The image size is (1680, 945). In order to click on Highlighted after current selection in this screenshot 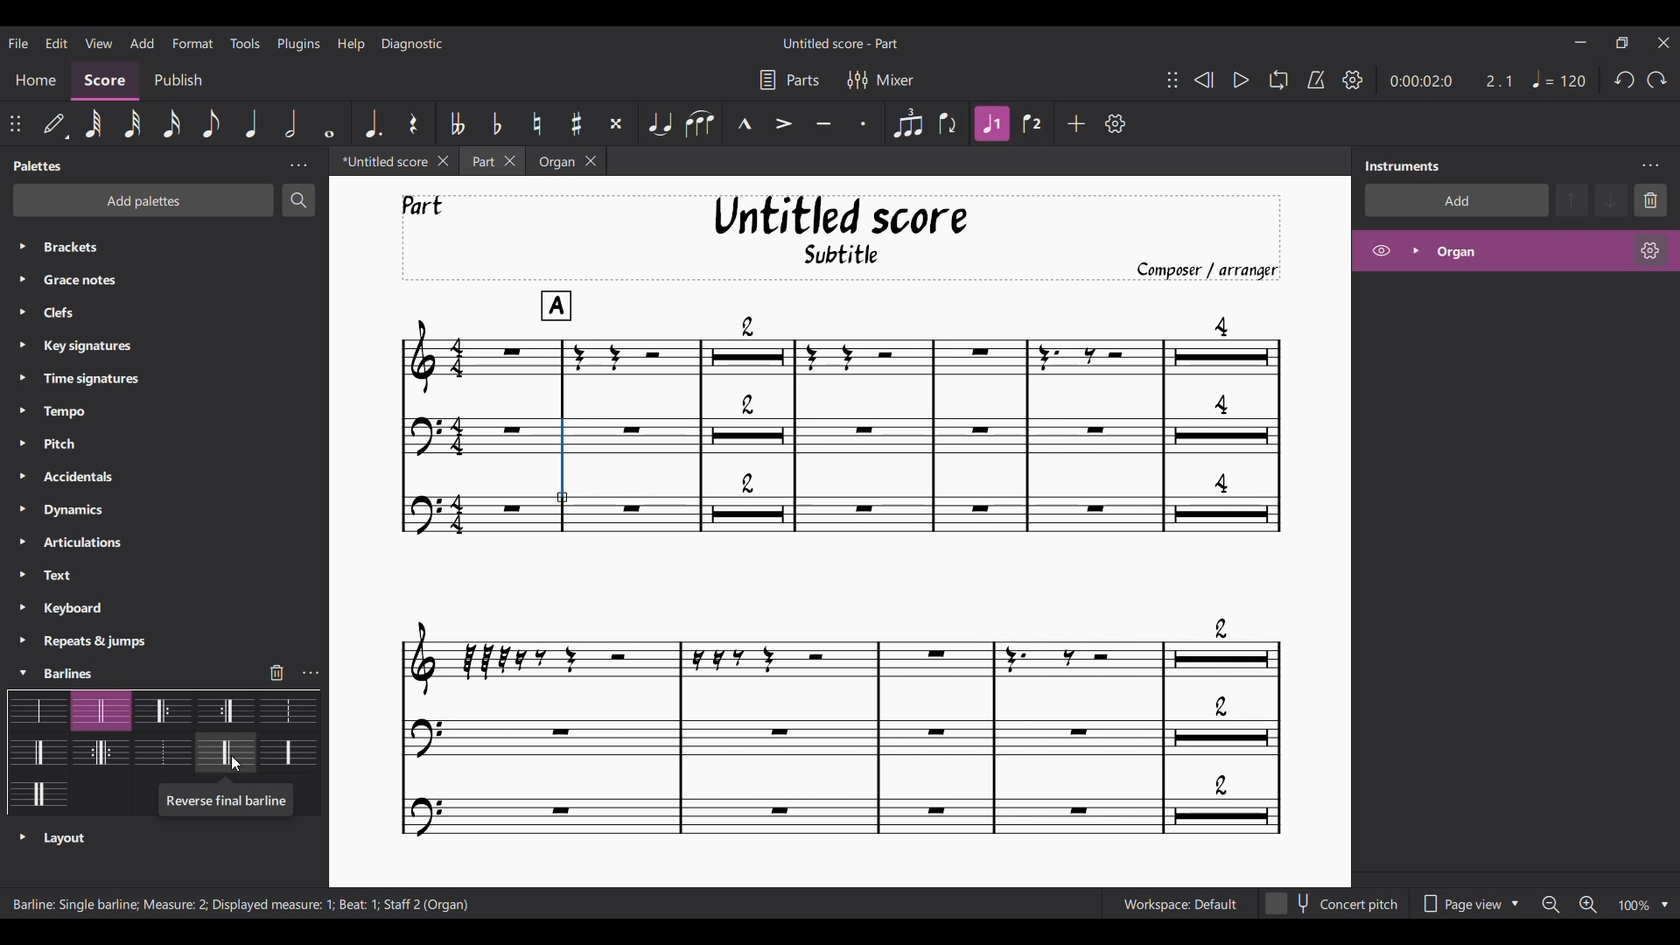, I will do `click(991, 124)`.